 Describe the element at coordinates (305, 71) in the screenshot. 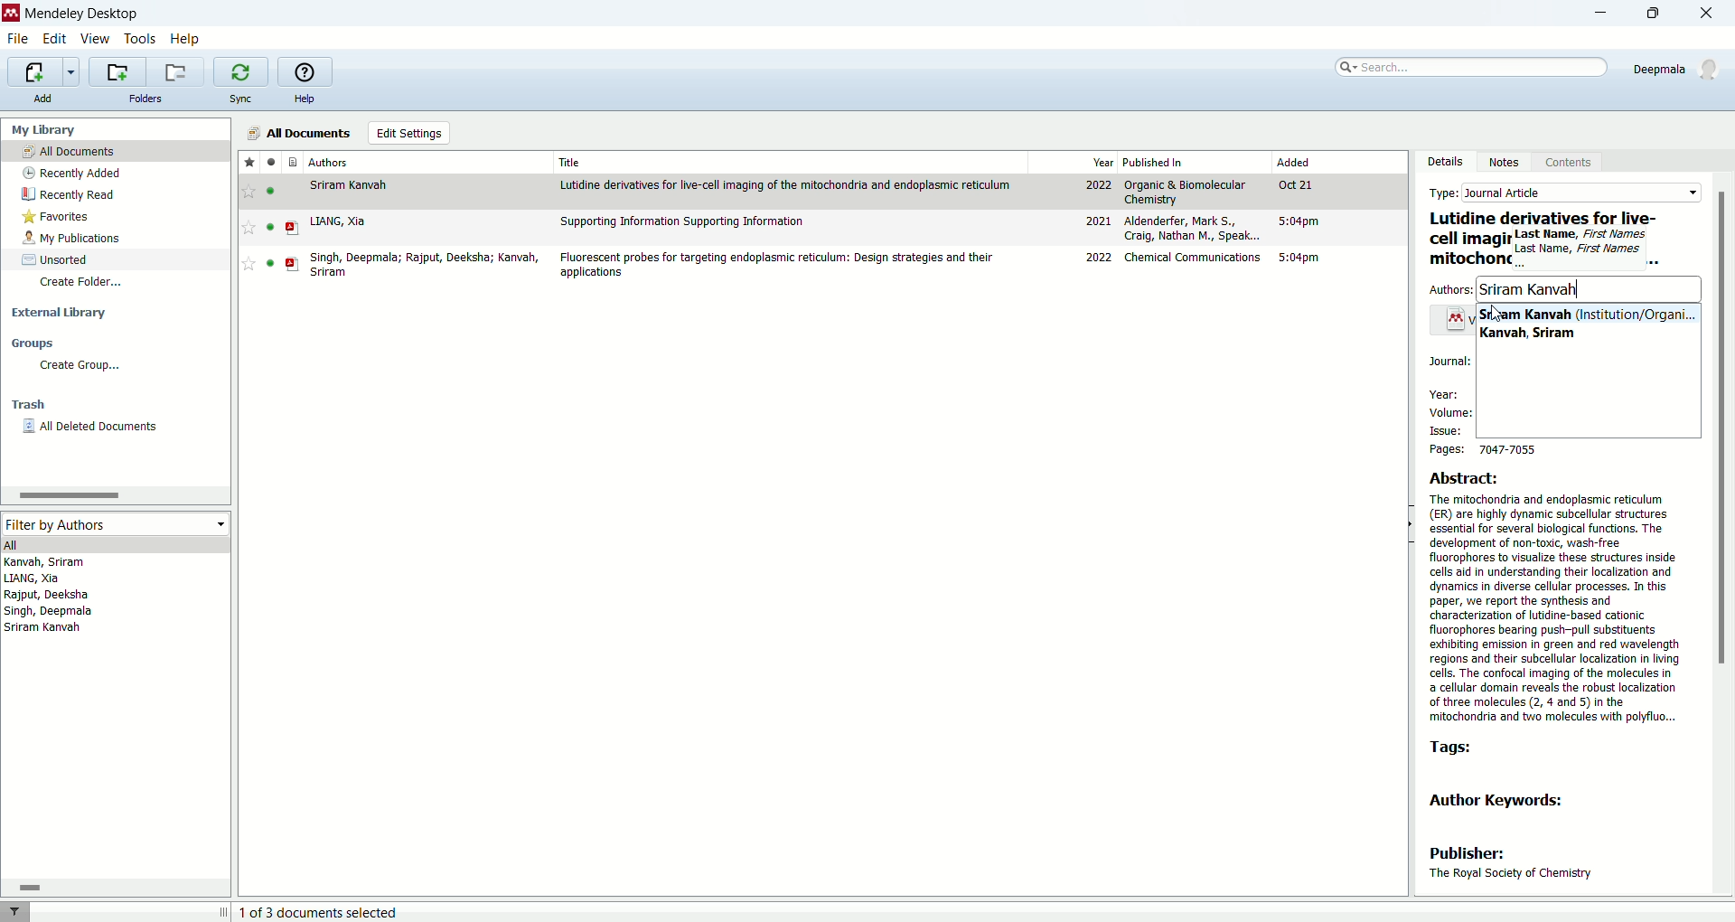

I see `online help guide for mendeley` at that location.